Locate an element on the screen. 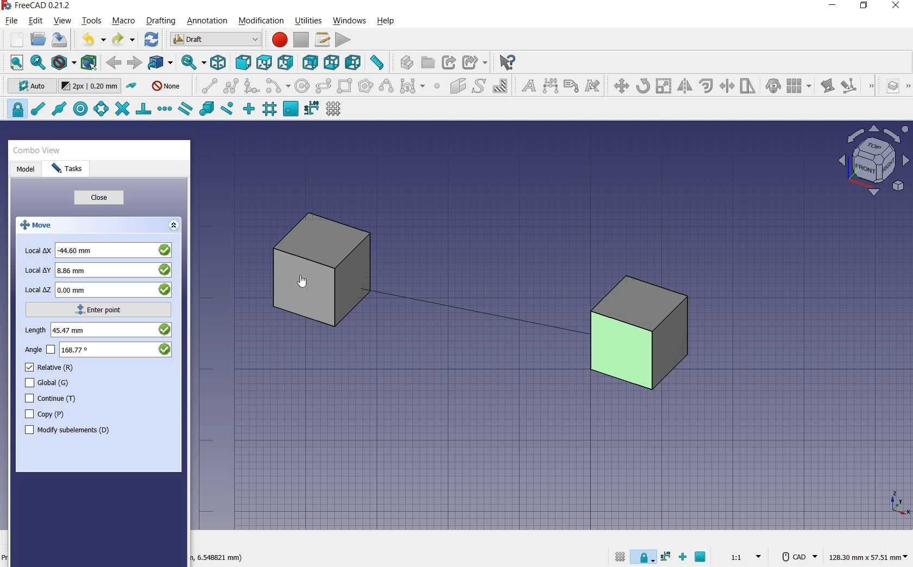 The height and width of the screenshot is (567, 913). draw style is located at coordinates (62, 62).